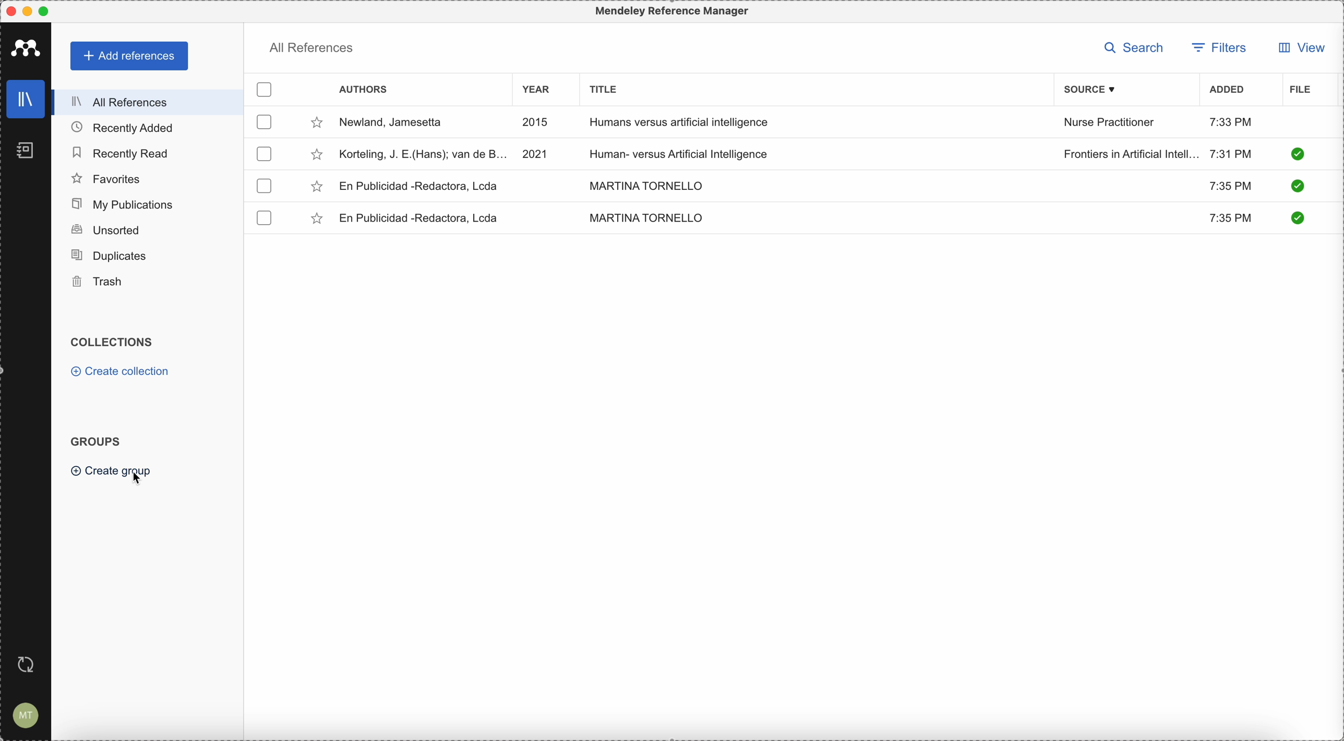  What do you see at coordinates (264, 218) in the screenshot?
I see `checkbox` at bounding box center [264, 218].